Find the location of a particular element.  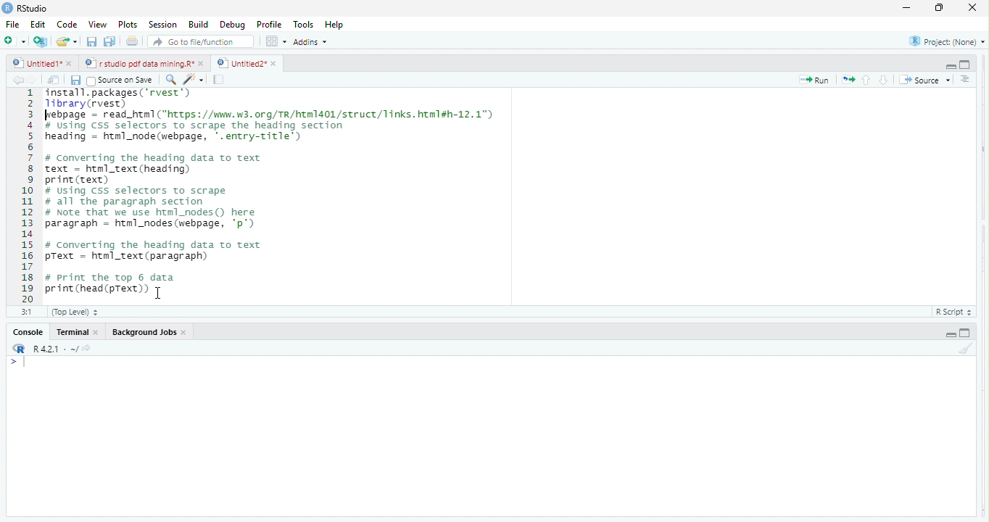

close is located at coordinates (203, 63).